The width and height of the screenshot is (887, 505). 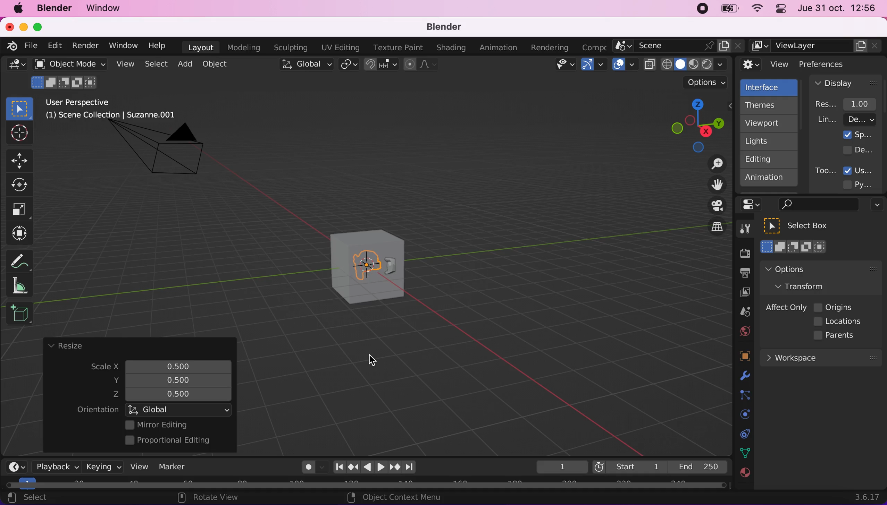 I want to click on close, so click(x=9, y=26).